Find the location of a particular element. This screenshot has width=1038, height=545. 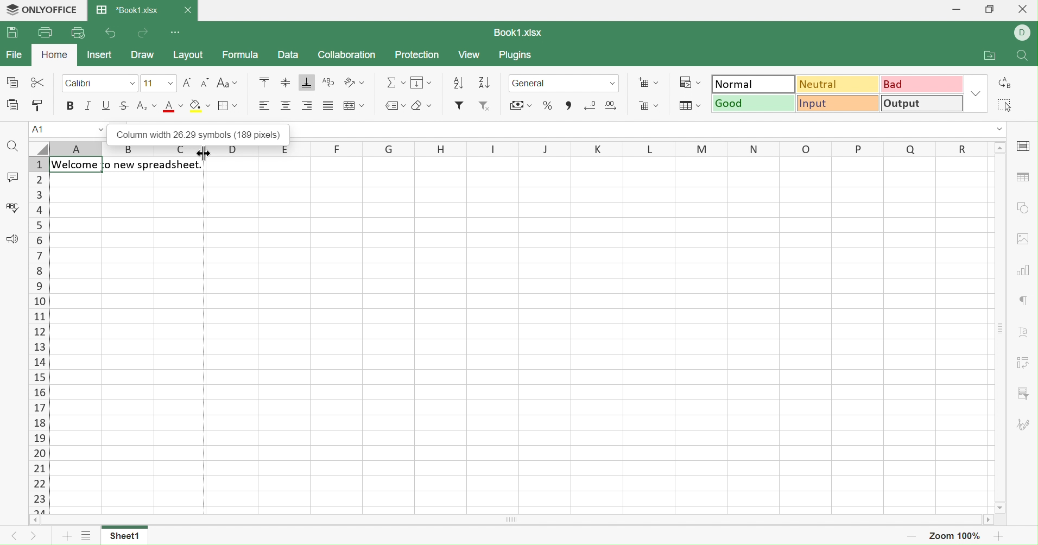

Decrease decimal is located at coordinates (591, 104).